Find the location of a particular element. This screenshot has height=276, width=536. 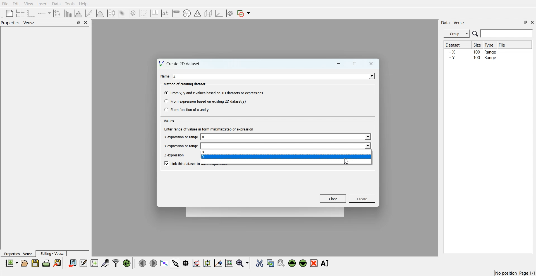

Data - Veusz is located at coordinates (453, 23).